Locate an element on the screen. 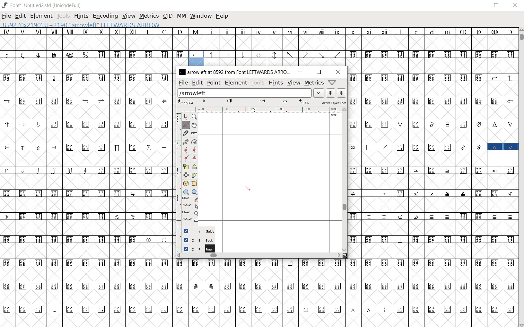  Add a corner point is located at coordinates (185, 159).